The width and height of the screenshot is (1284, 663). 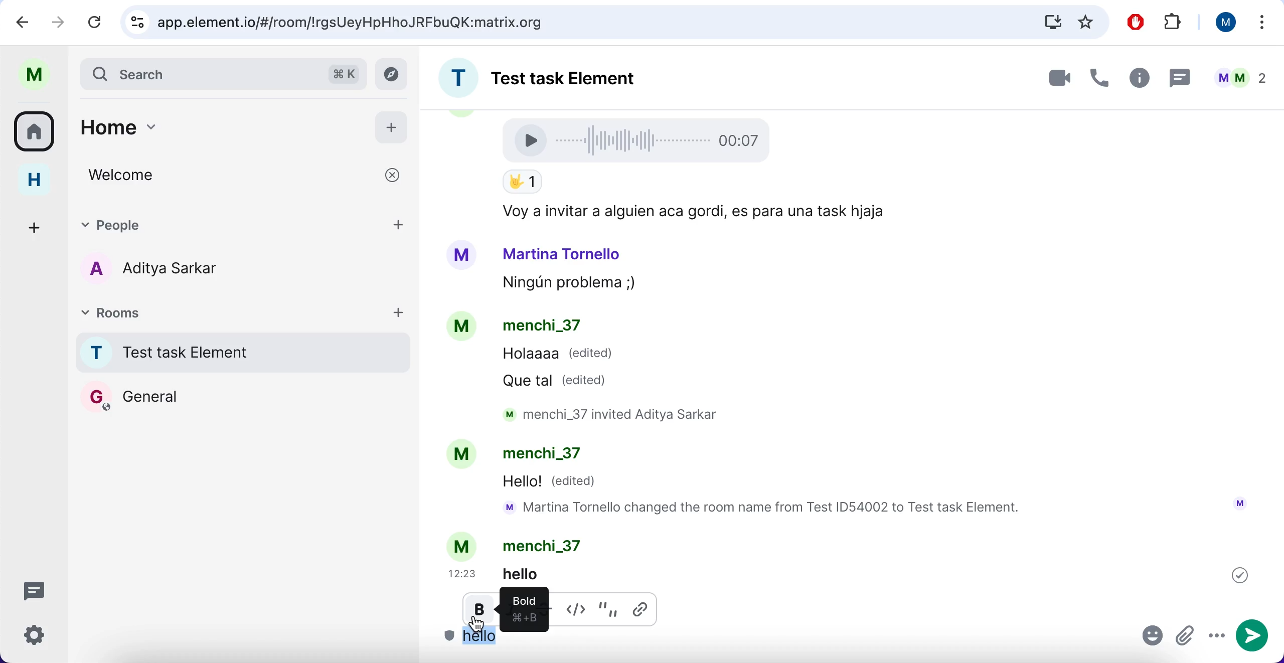 What do you see at coordinates (610, 607) in the screenshot?
I see `quote` at bounding box center [610, 607].